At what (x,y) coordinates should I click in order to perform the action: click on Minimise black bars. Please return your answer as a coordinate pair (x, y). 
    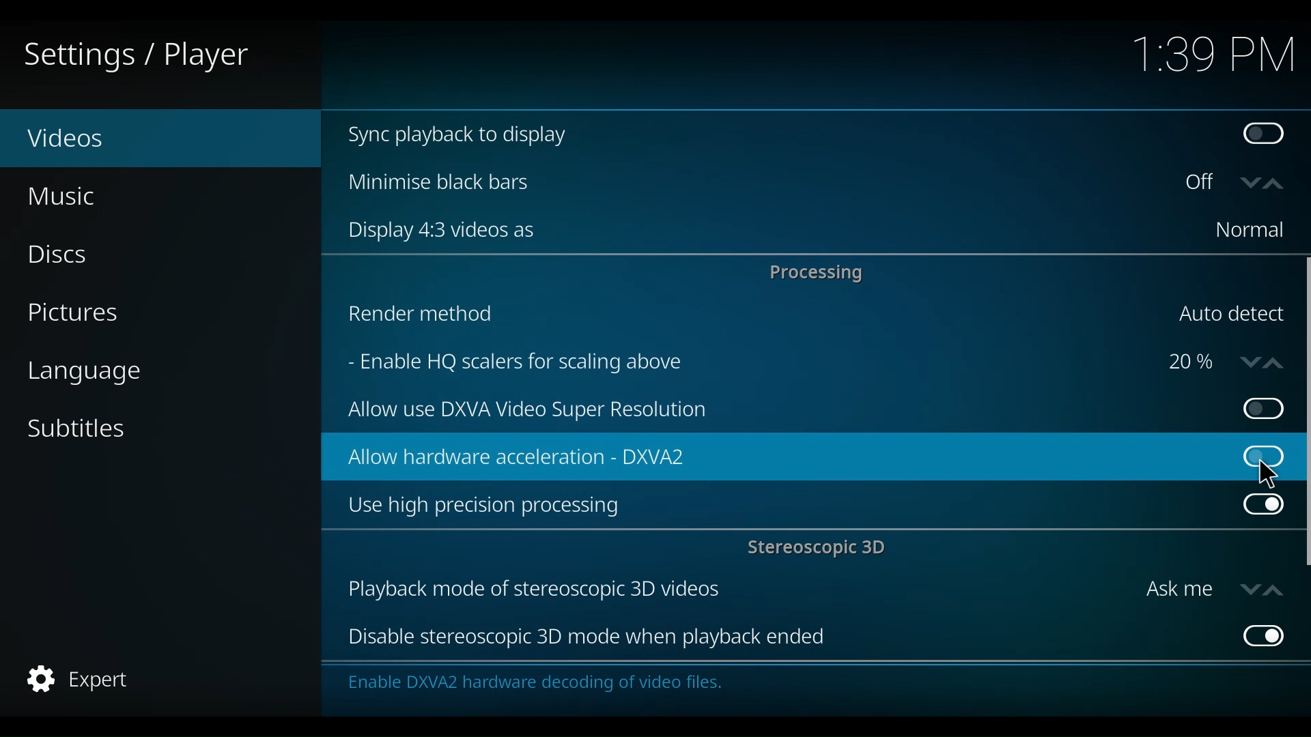
    Looking at the image, I should click on (752, 182).